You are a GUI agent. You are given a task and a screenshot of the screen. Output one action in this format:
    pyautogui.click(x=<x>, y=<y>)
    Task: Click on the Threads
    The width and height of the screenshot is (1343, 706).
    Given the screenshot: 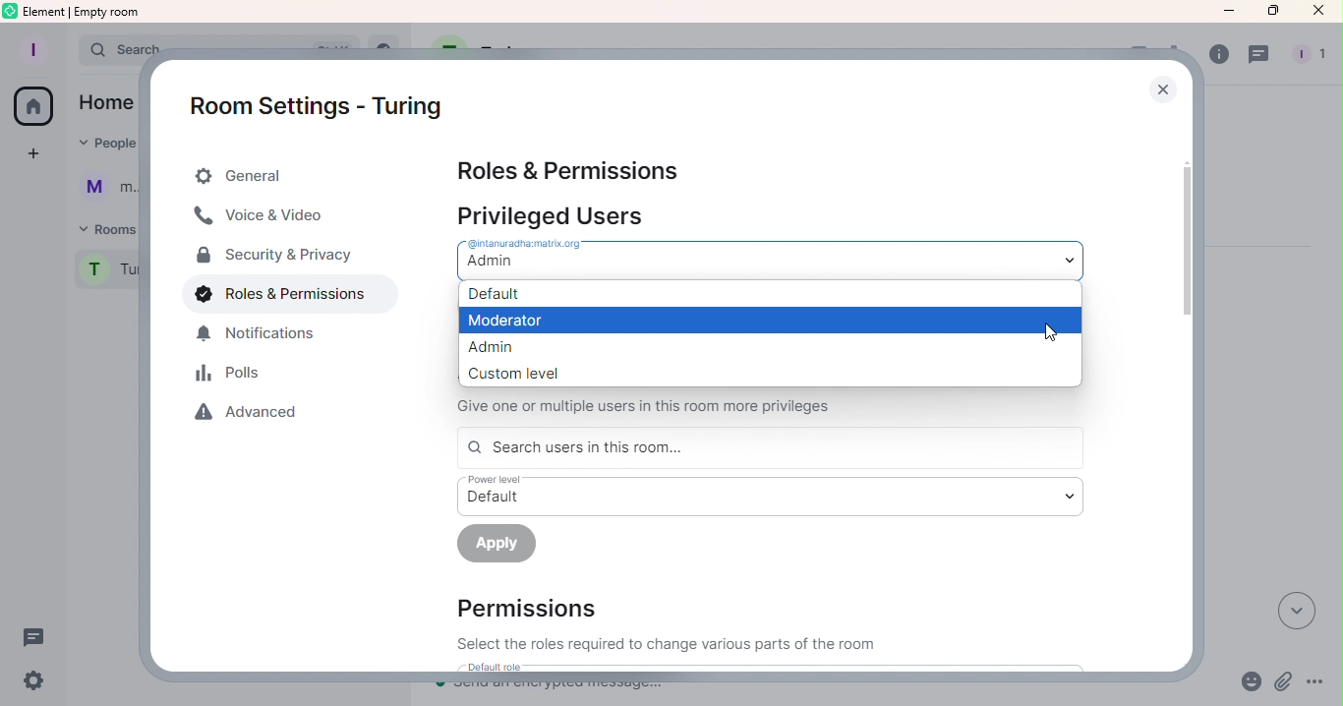 What is the action you would take?
    pyautogui.click(x=42, y=640)
    